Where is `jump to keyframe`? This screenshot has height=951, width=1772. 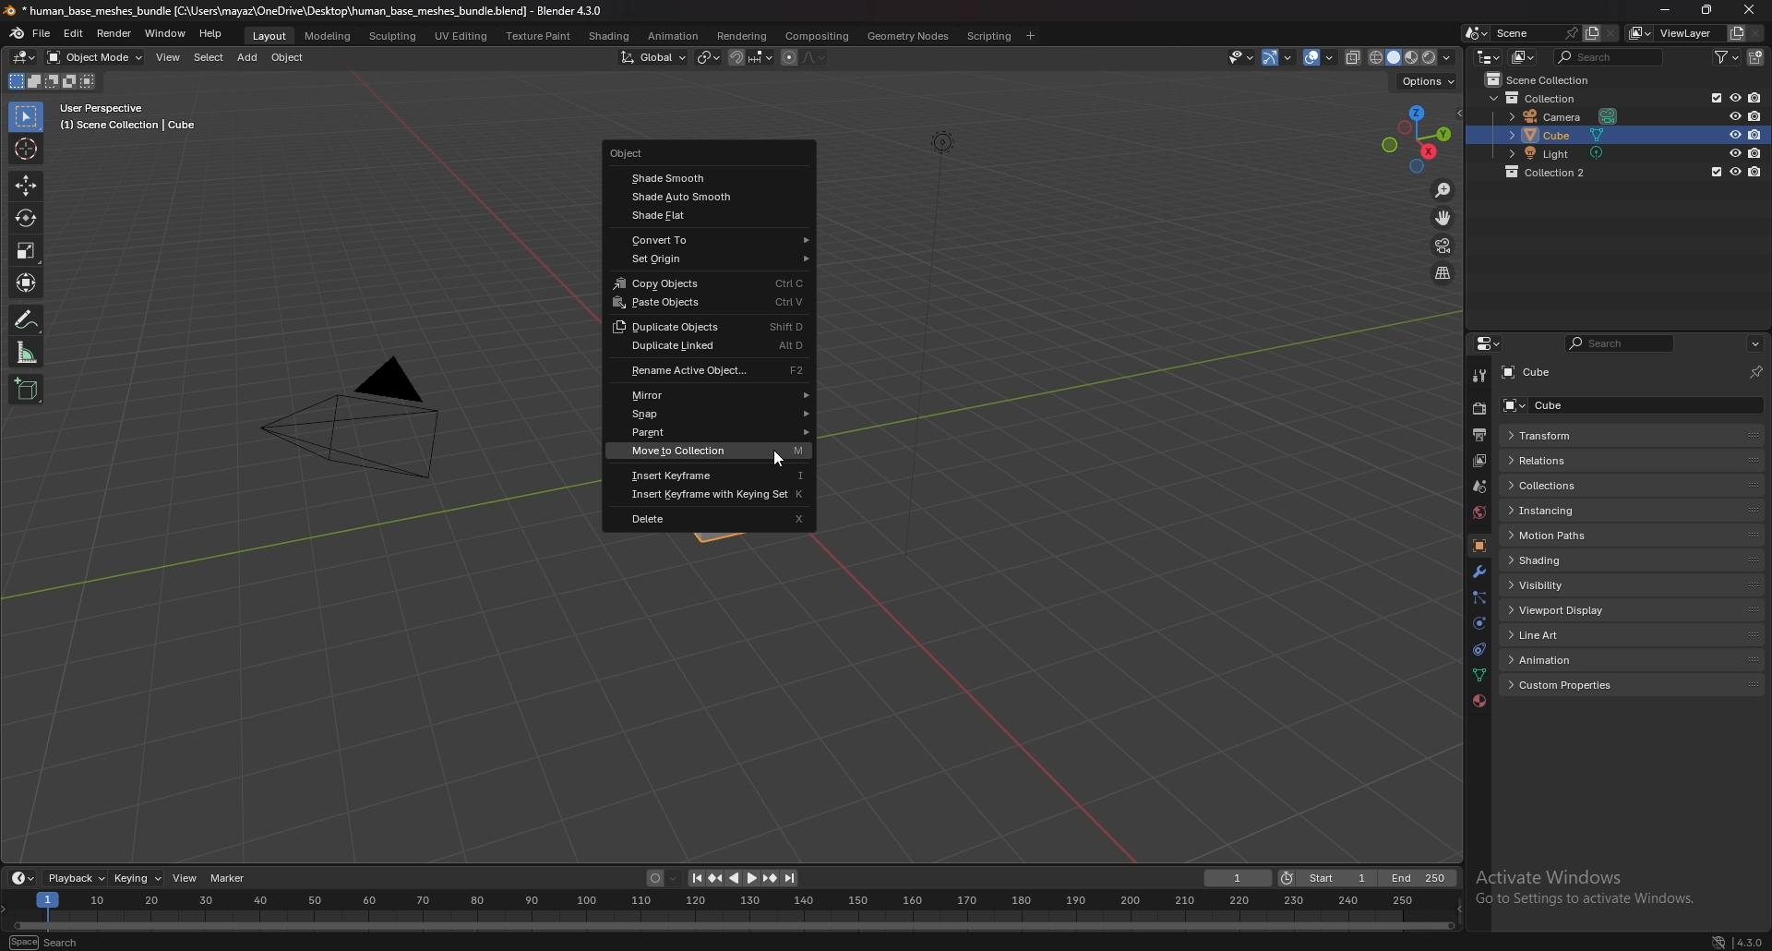 jump to keyframe is located at coordinates (715, 878).